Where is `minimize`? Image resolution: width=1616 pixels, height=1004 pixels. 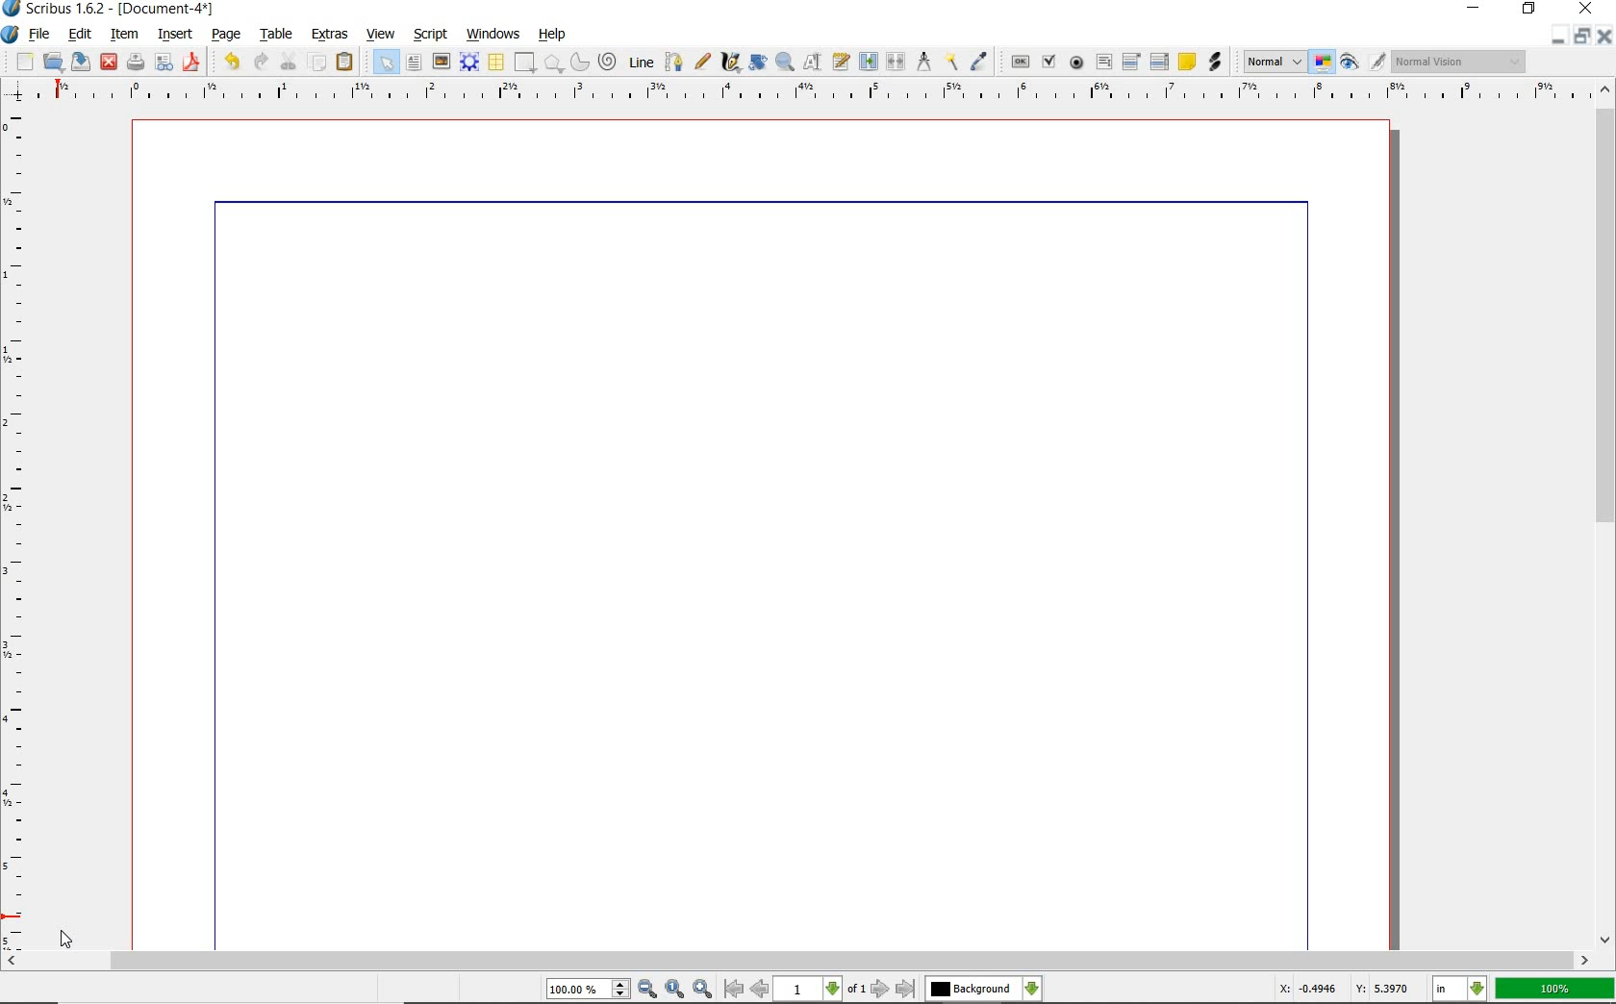
minimize is located at coordinates (1476, 10).